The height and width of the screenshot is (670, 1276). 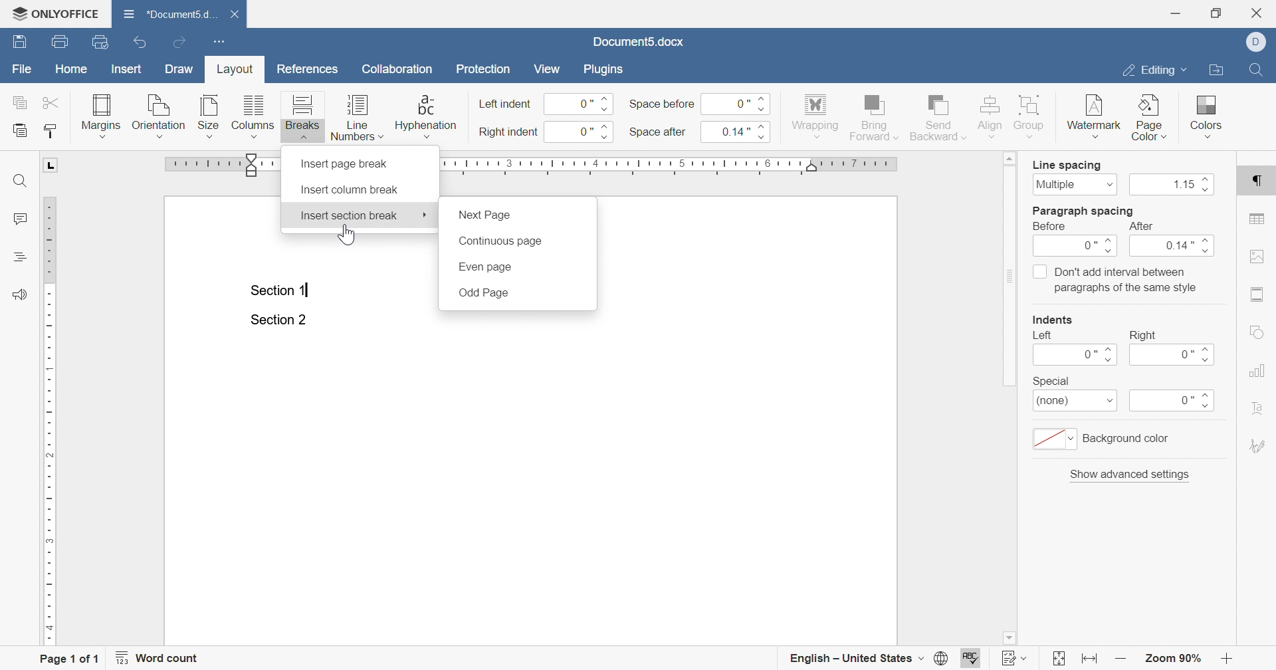 I want to click on customize quick access toolbar, so click(x=221, y=43).